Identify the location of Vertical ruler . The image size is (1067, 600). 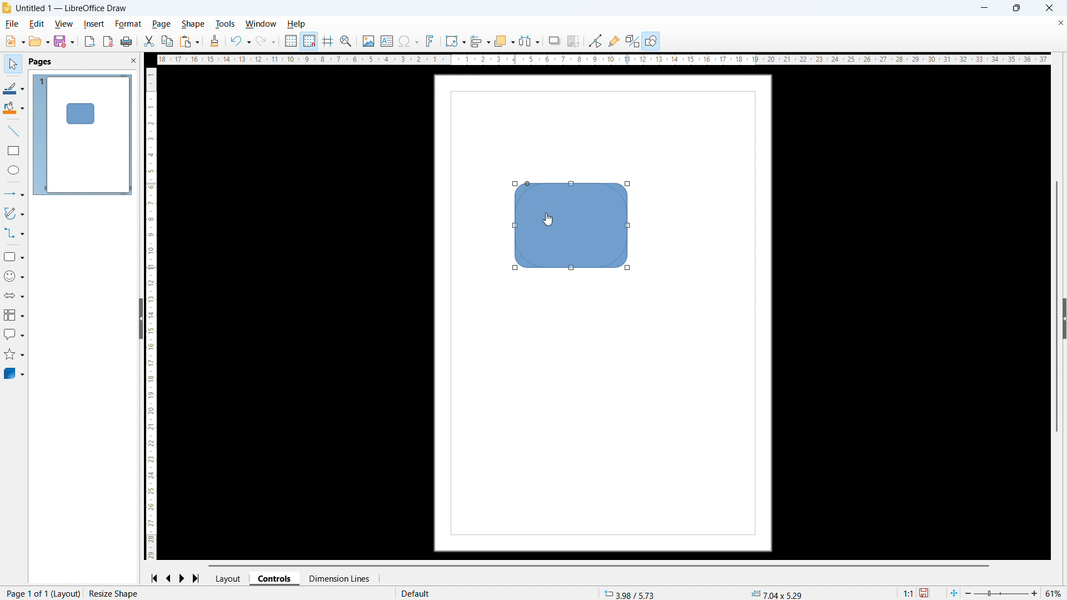
(152, 314).